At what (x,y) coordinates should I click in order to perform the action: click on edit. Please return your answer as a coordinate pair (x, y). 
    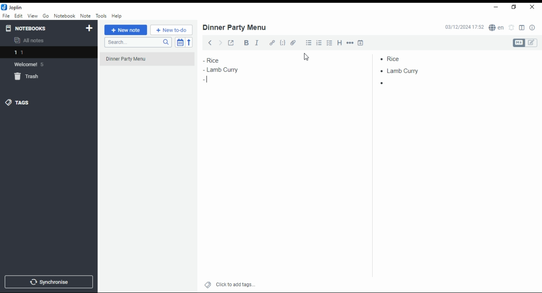
    Looking at the image, I should click on (532, 43).